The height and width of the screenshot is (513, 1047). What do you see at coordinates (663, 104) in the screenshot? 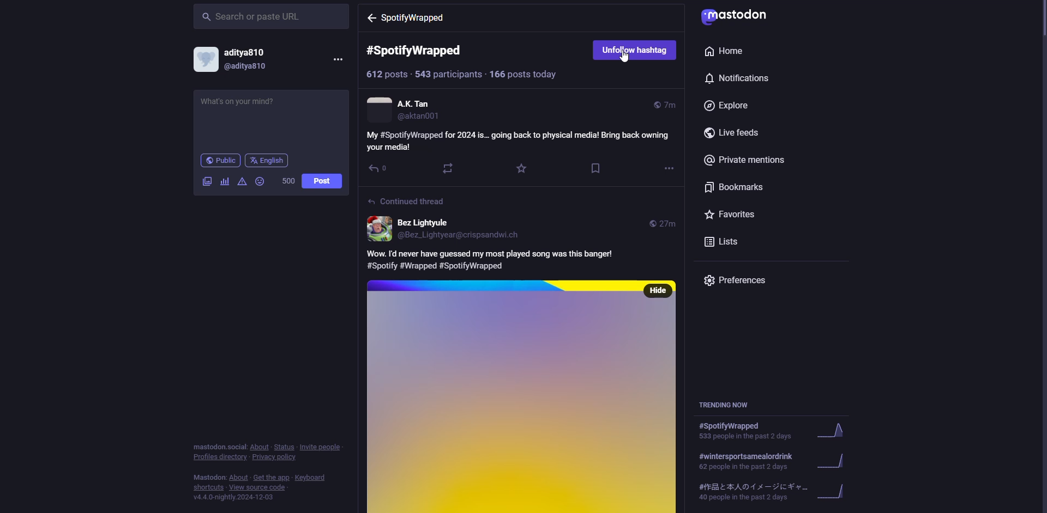
I see `time` at bounding box center [663, 104].